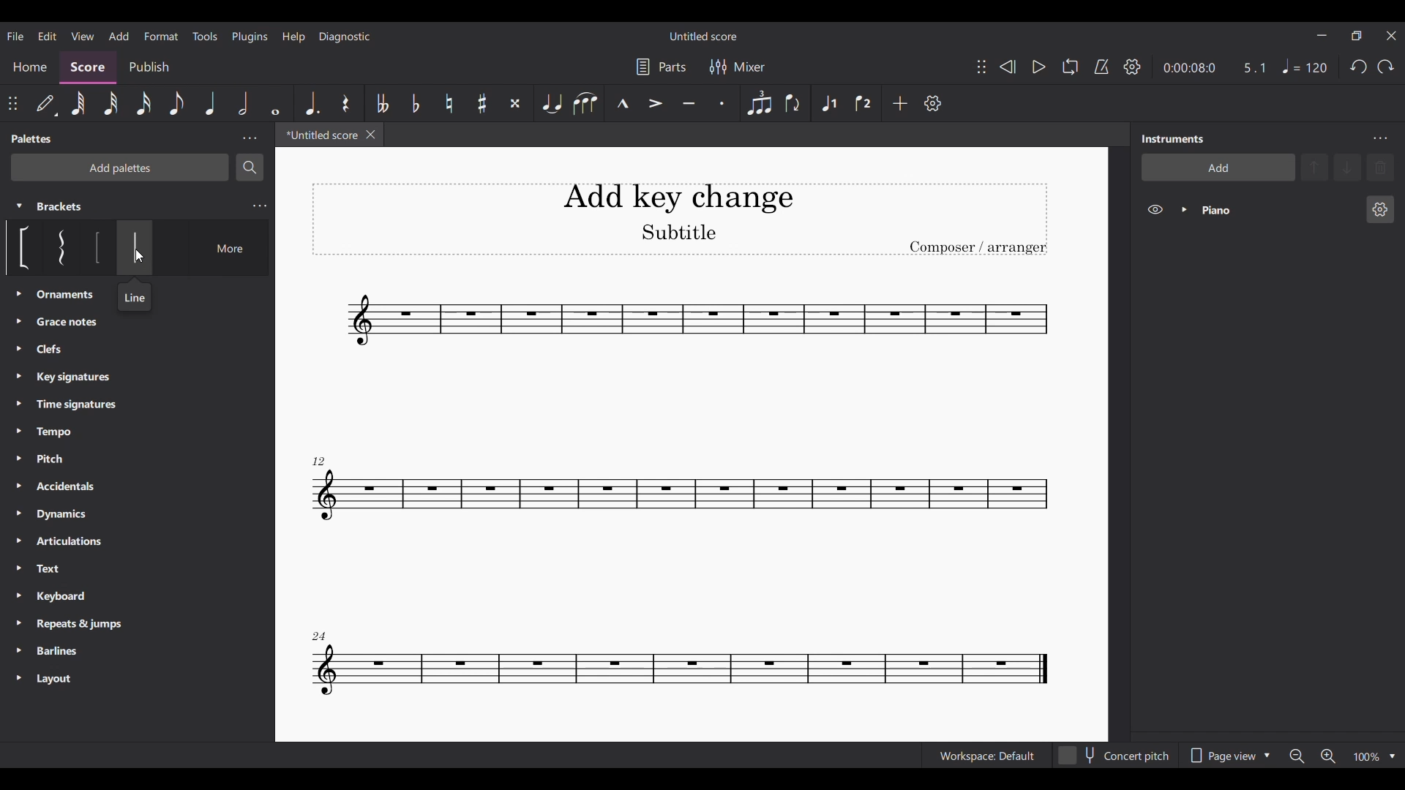 The image size is (1405, 790). Describe the element at coordinates (212, 104) in the screenshot. I see `Quarter note` at that location.